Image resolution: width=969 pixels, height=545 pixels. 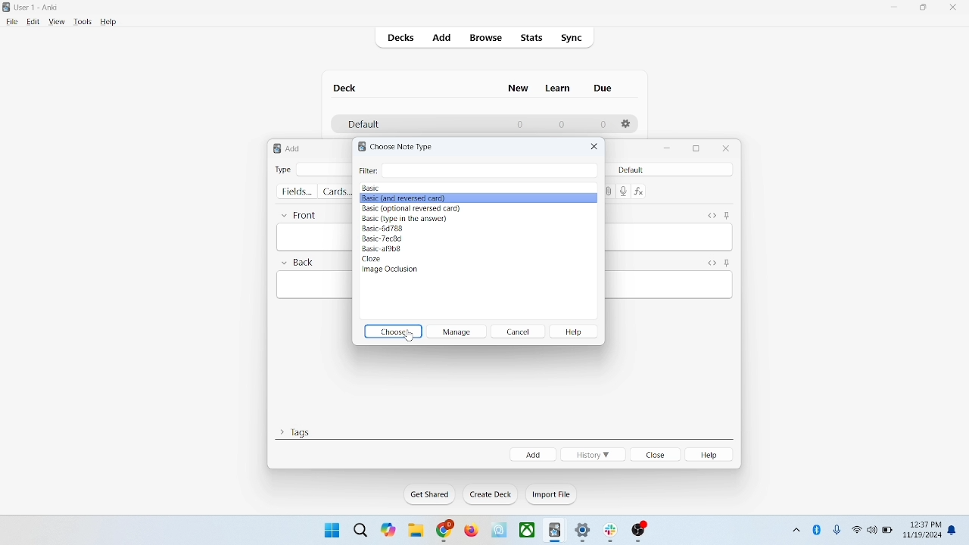 I want to click on decks, so click(x=403, y=39).